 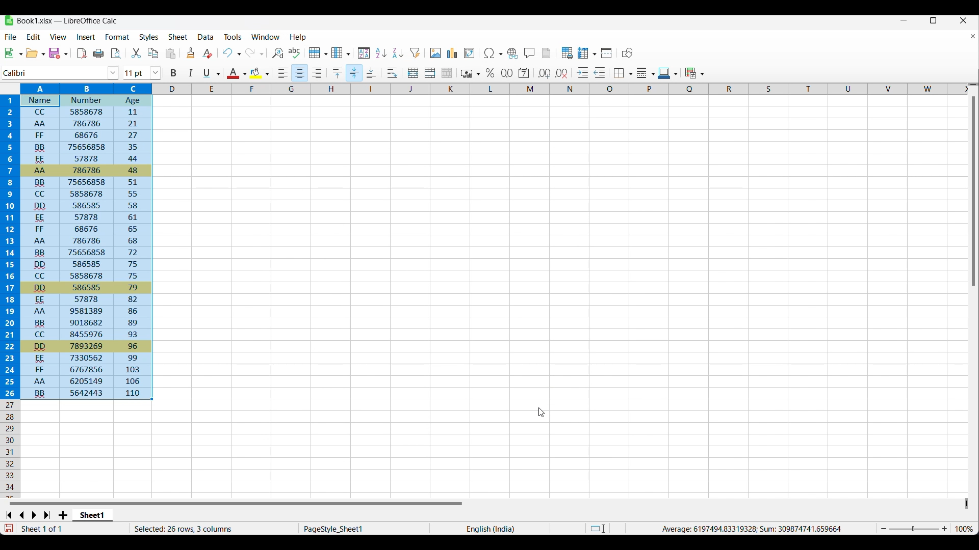 What do you see at coordinates (547, 53) in the screenshot?
I see `Headers and Footers` at bounding box center [547, 53].